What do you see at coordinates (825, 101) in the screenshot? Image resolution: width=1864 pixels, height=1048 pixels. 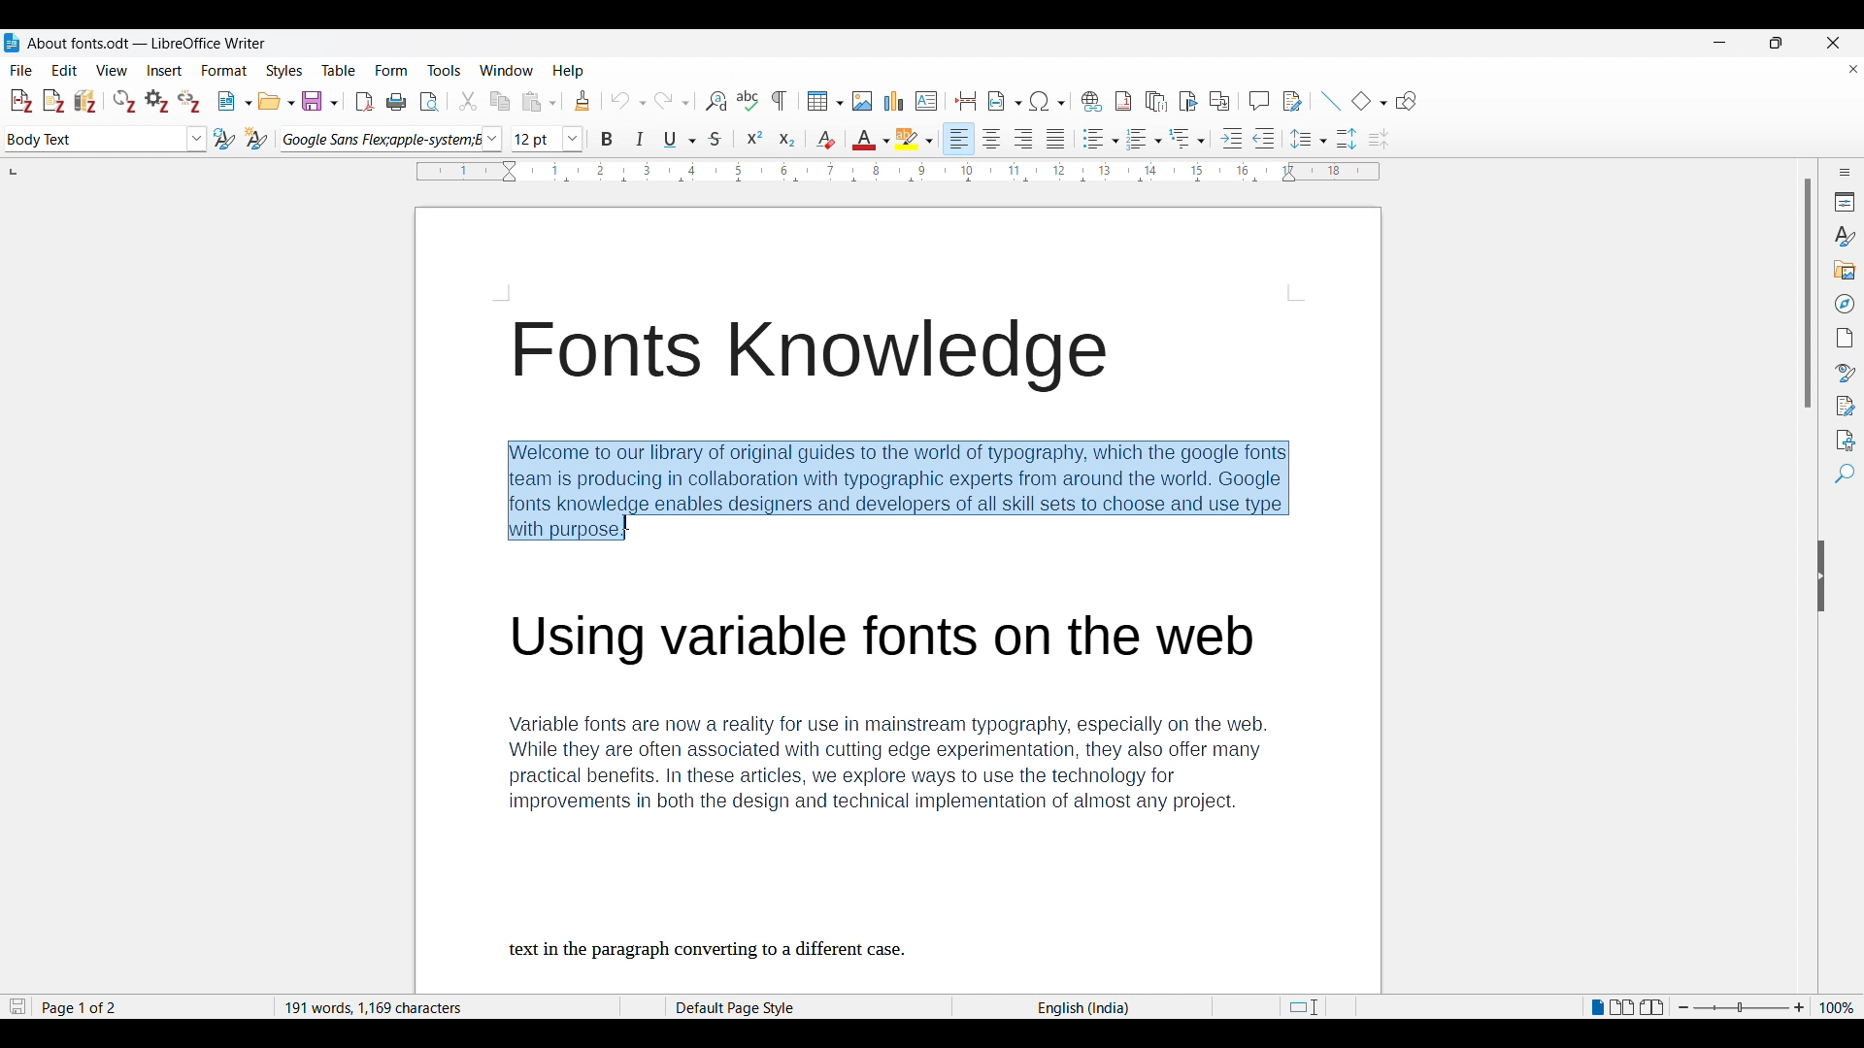 I see `Insert table` at bounding box center [825, 101].